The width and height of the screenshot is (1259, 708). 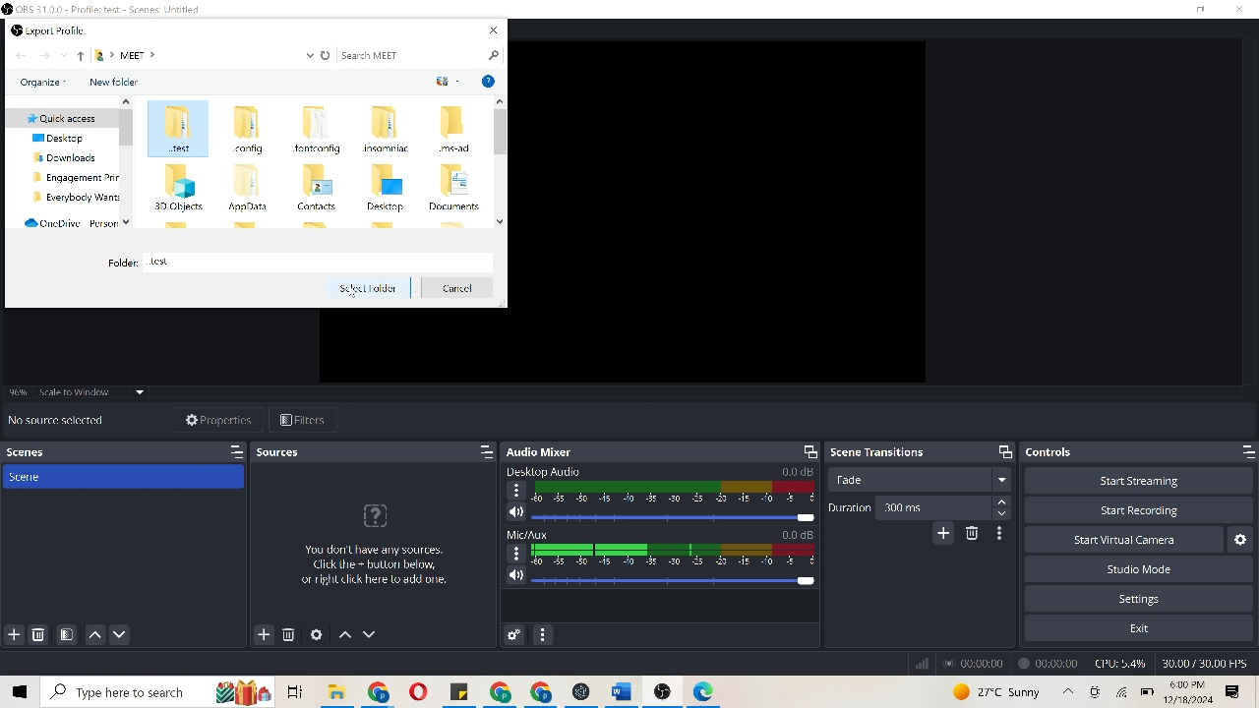 I want to click on 96%, so click(x=19, y=388).